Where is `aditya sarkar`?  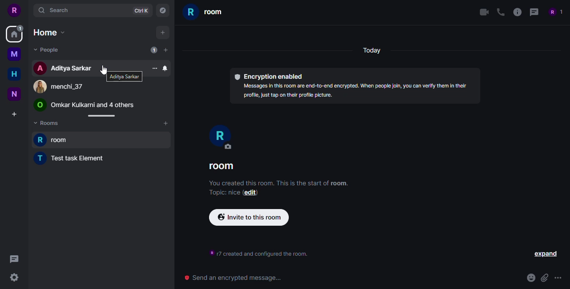
aditya sarkar is located at coordinates (124, 77).